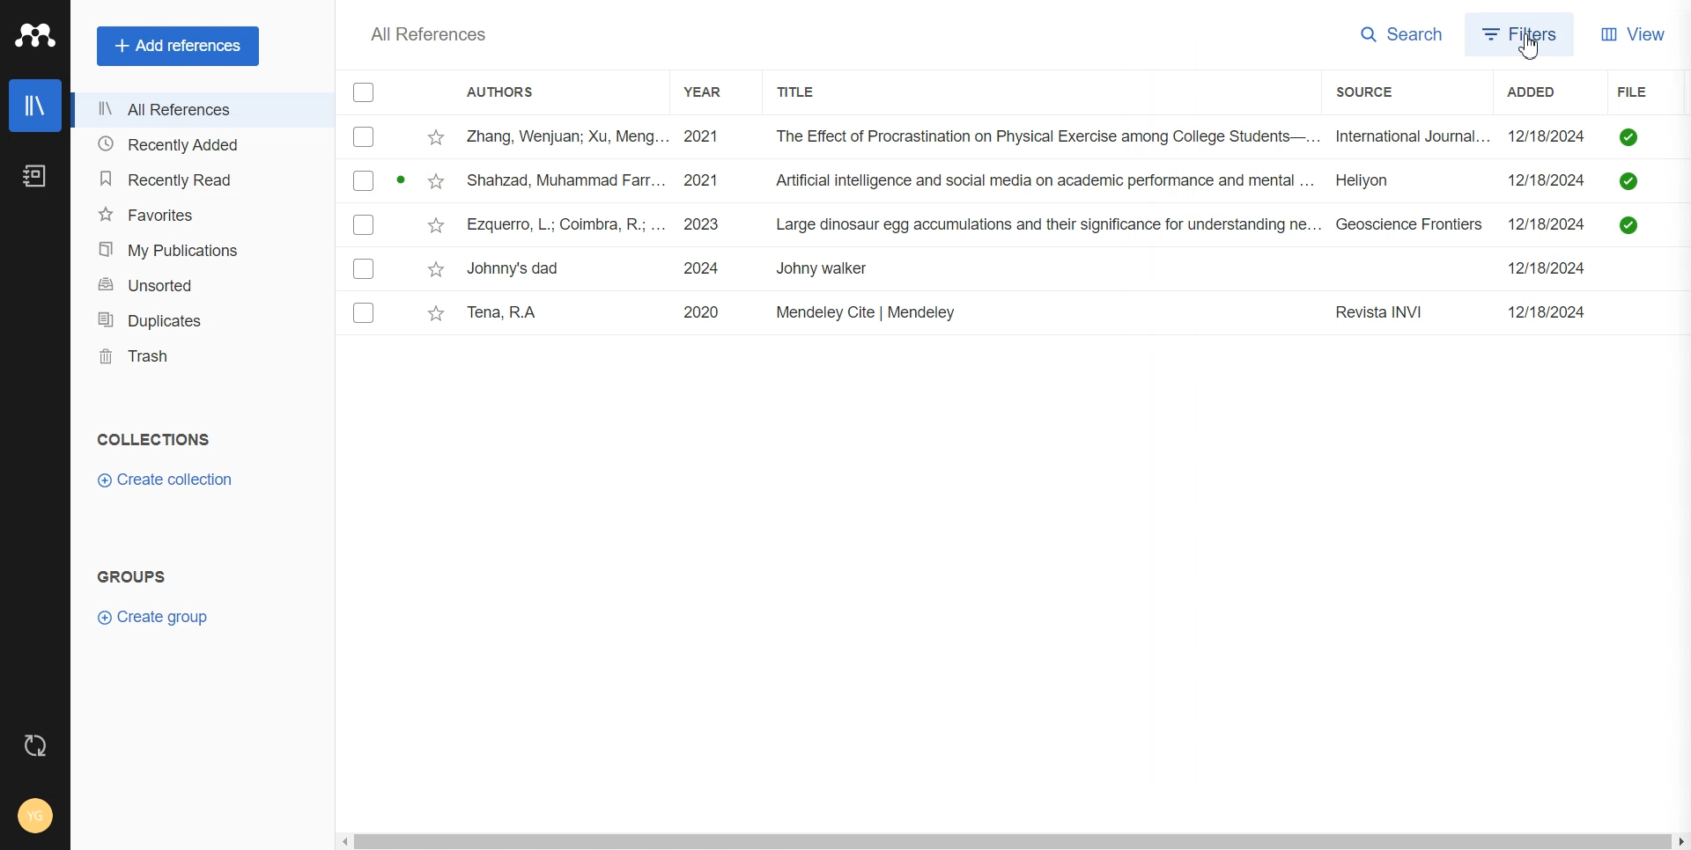  What do you see at coordinates (997, 136) in the screenshot?
I see `File` at bounding box center [997, 136].